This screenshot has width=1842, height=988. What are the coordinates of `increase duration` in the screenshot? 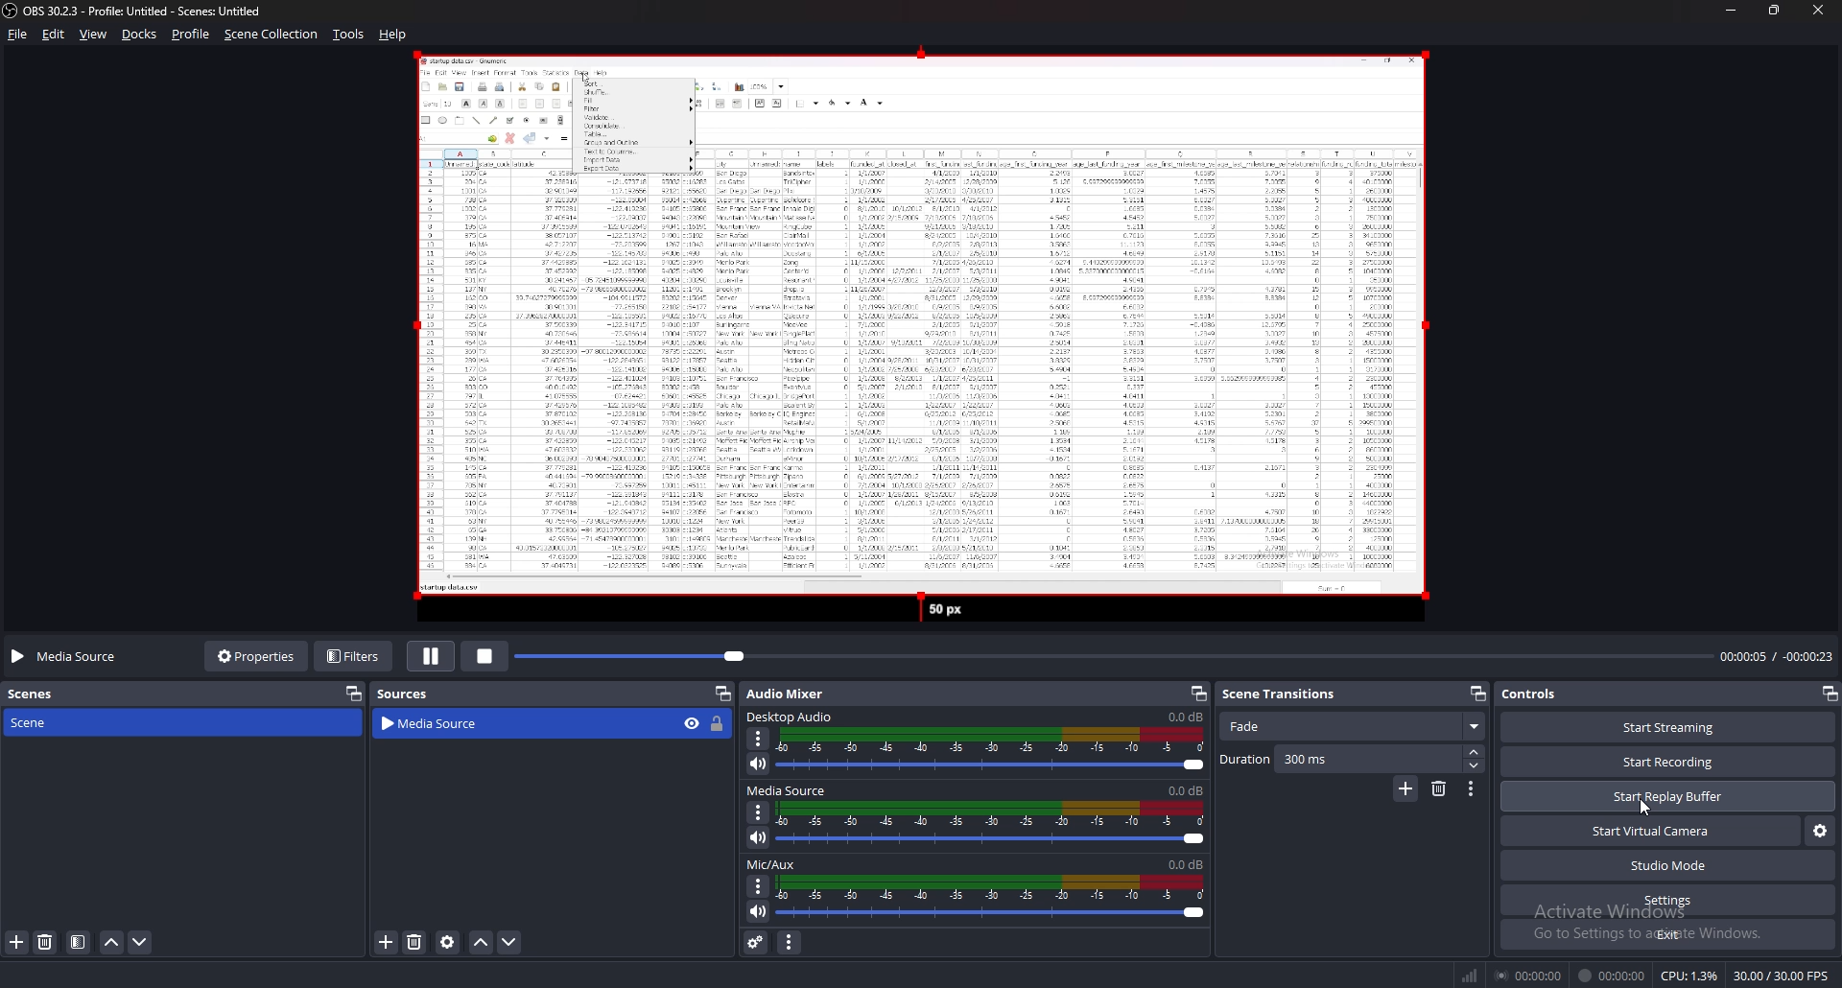 It's located at (1476, 752).